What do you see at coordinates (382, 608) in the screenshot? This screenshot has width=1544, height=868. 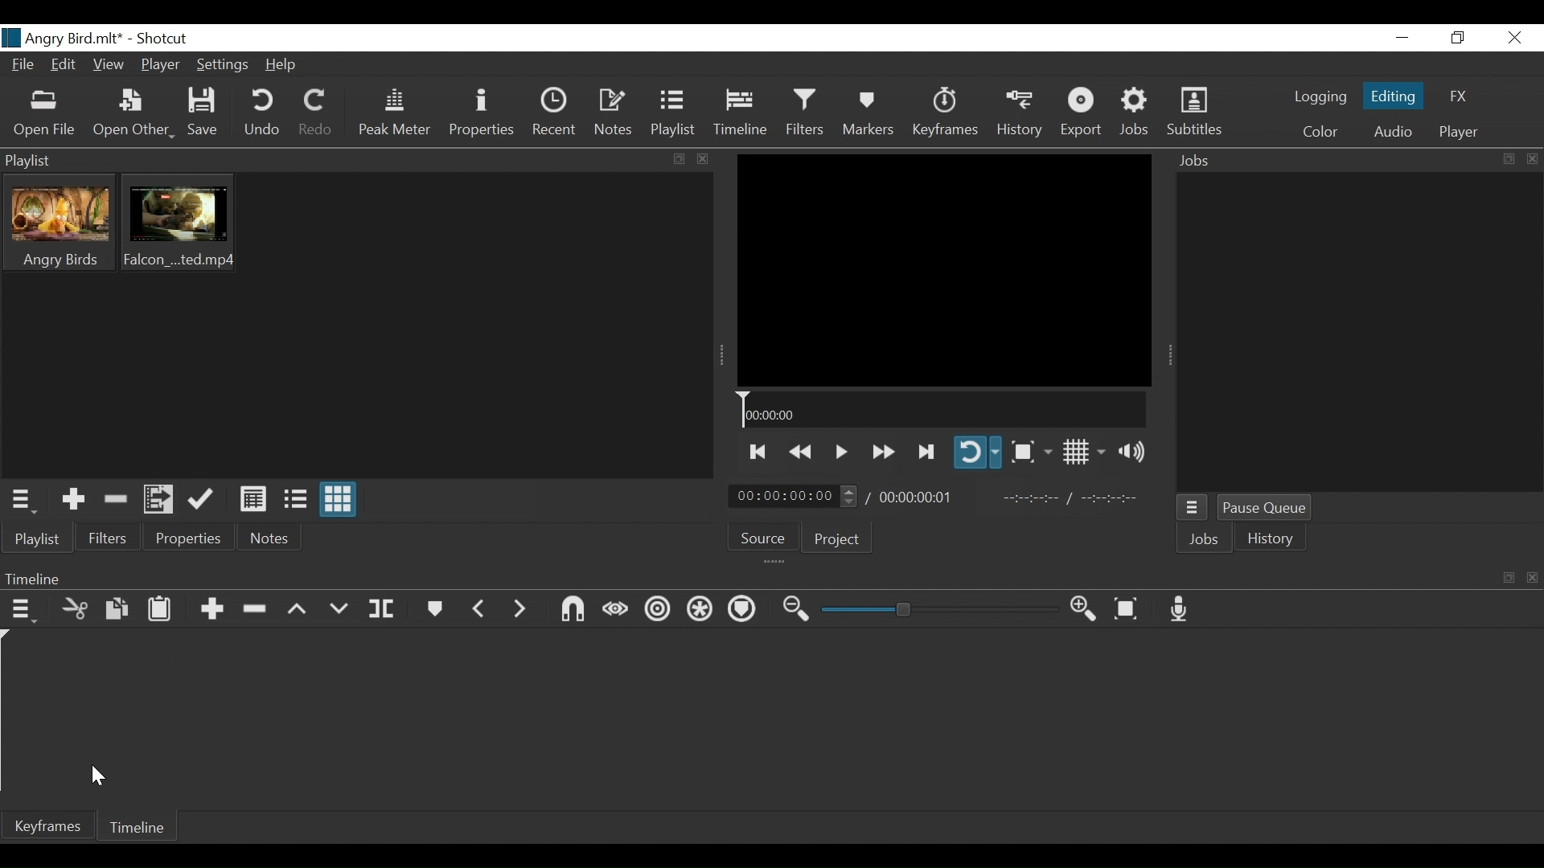 I see `Split at playhead` at bounding box center [382, 608].